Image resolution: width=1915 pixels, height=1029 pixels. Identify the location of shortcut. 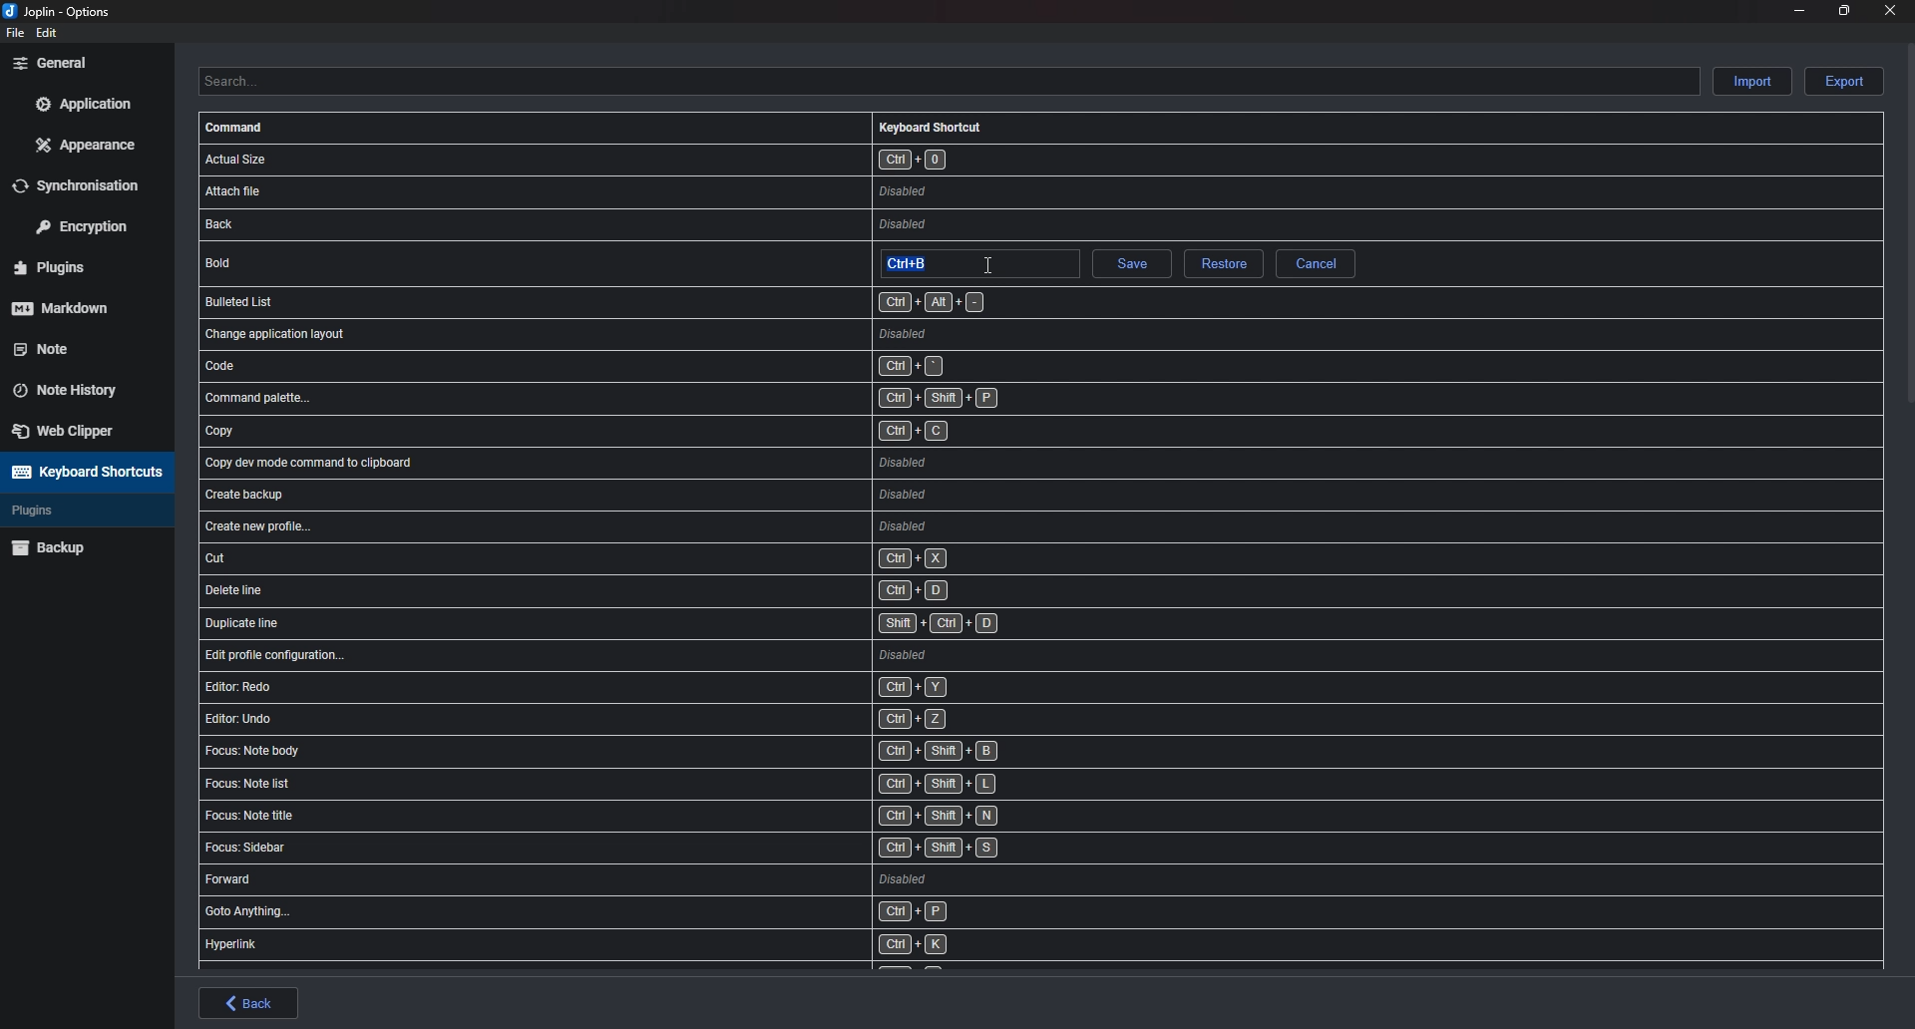
(659, 190).